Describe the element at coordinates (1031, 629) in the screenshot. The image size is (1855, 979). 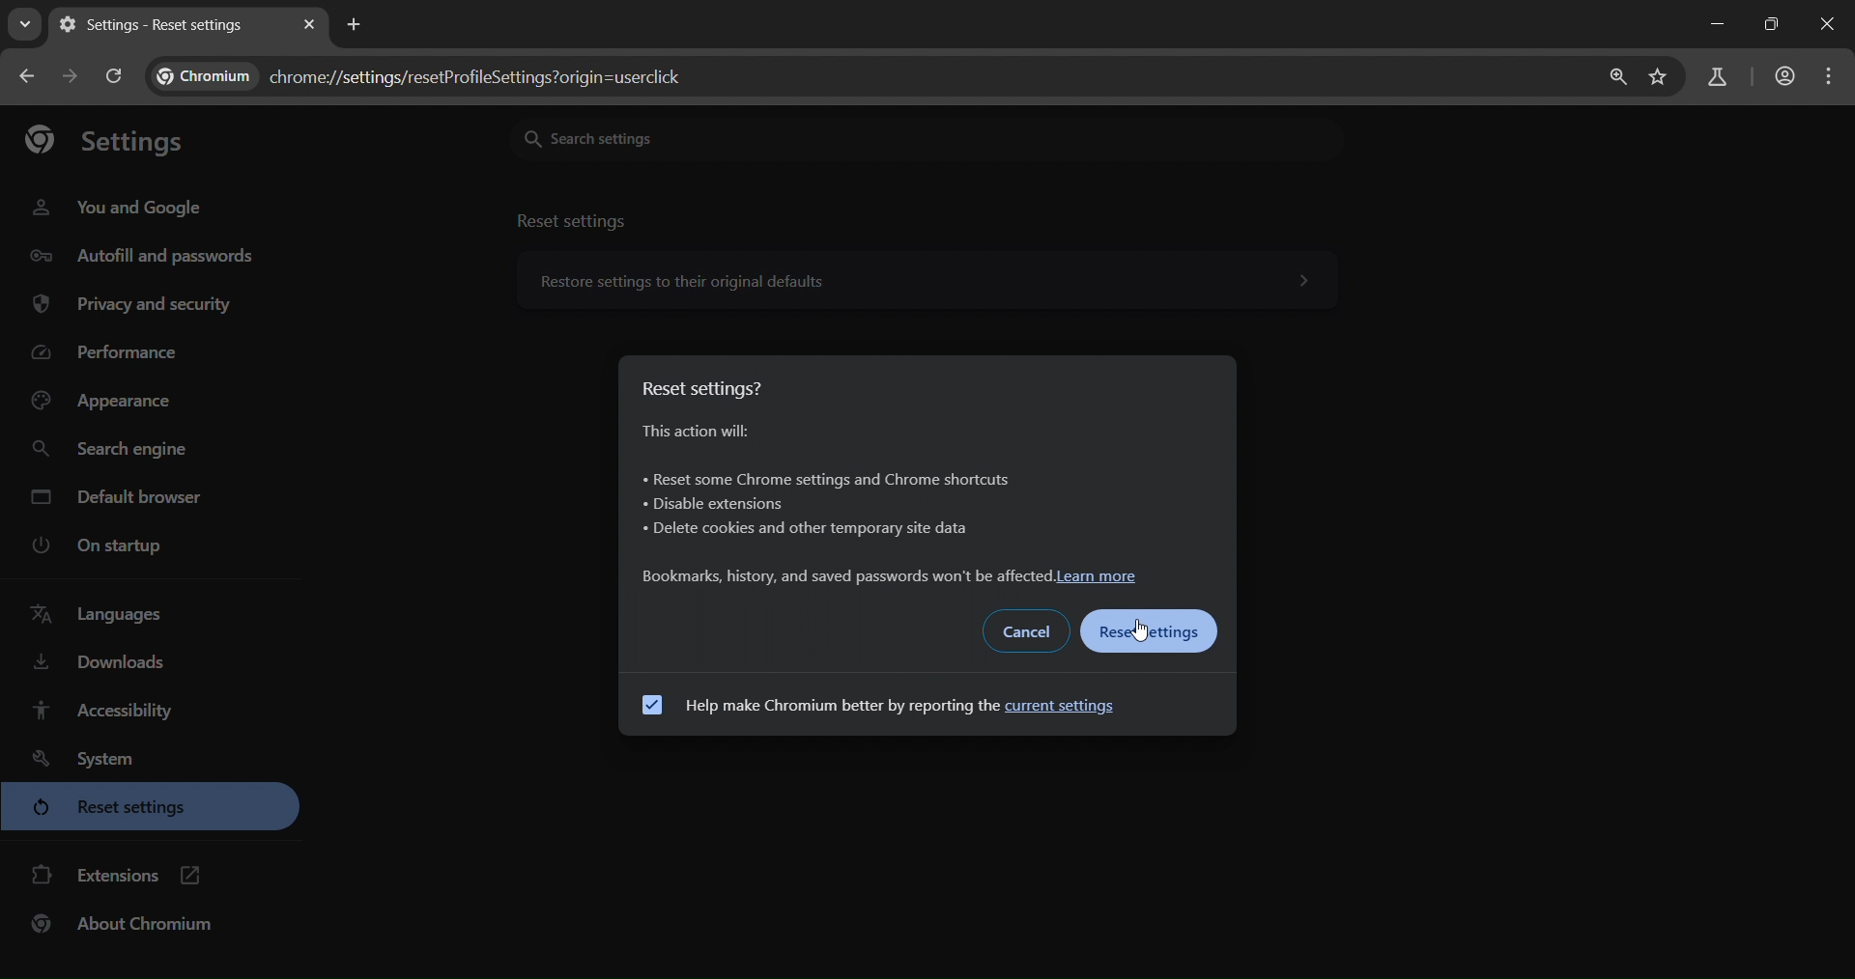
I see `cancel` at that location.